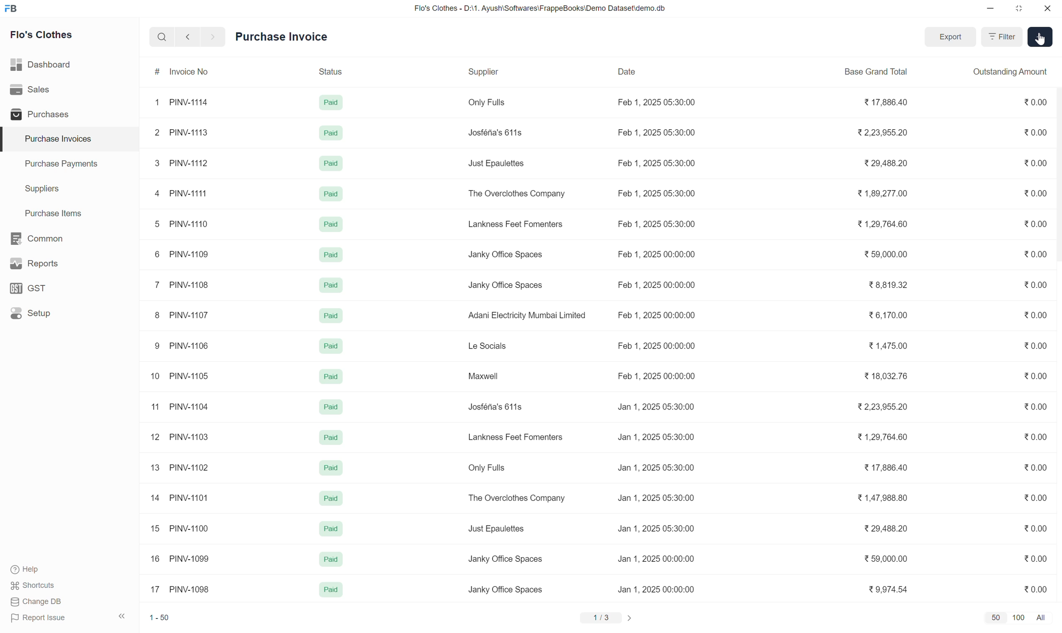 The image size is (1062, 633). I want to click on 6,170.00, so click(888, 315).